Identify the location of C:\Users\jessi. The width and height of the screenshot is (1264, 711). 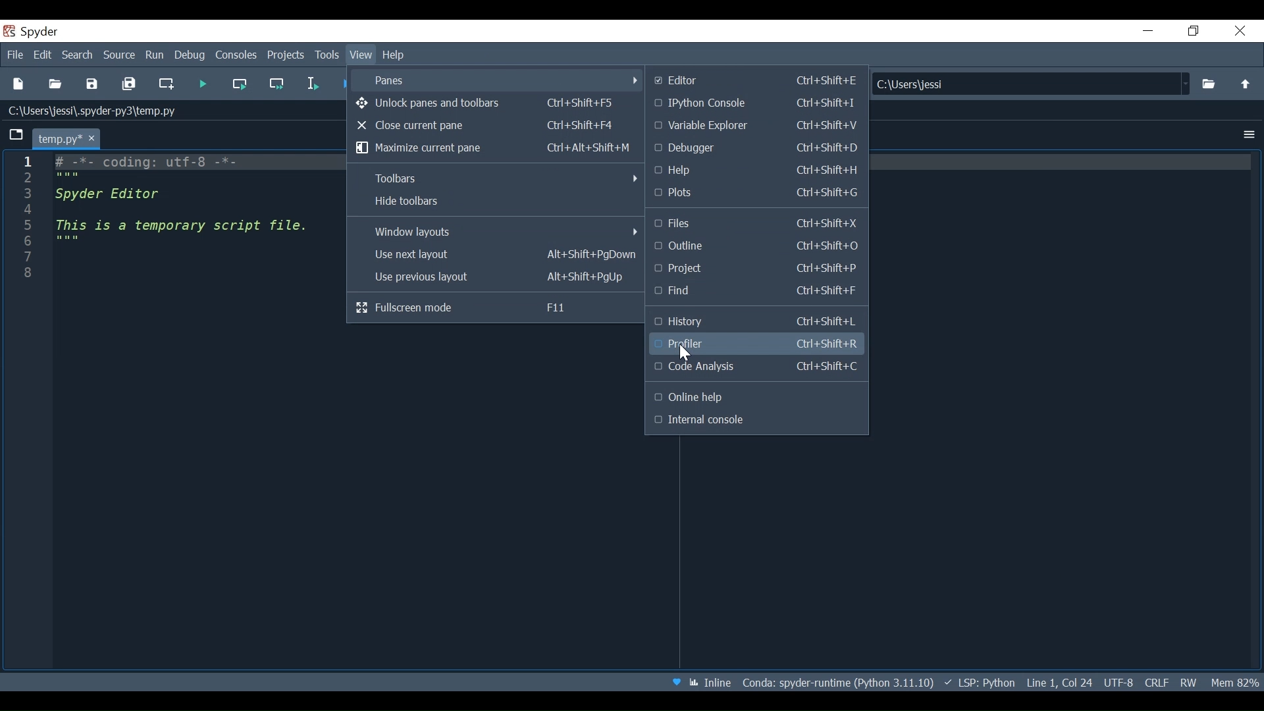
(1032, 84).